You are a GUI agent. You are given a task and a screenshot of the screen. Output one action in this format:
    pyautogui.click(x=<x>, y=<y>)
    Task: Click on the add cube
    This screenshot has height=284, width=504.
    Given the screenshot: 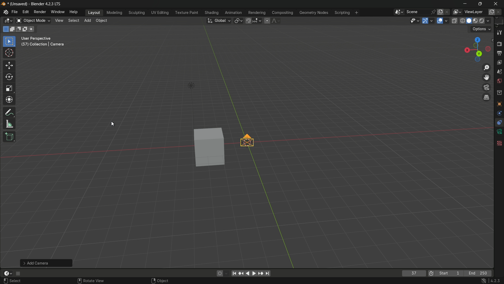 What is the action you would take?
    pyautogui.click(x=9, y=136)
    